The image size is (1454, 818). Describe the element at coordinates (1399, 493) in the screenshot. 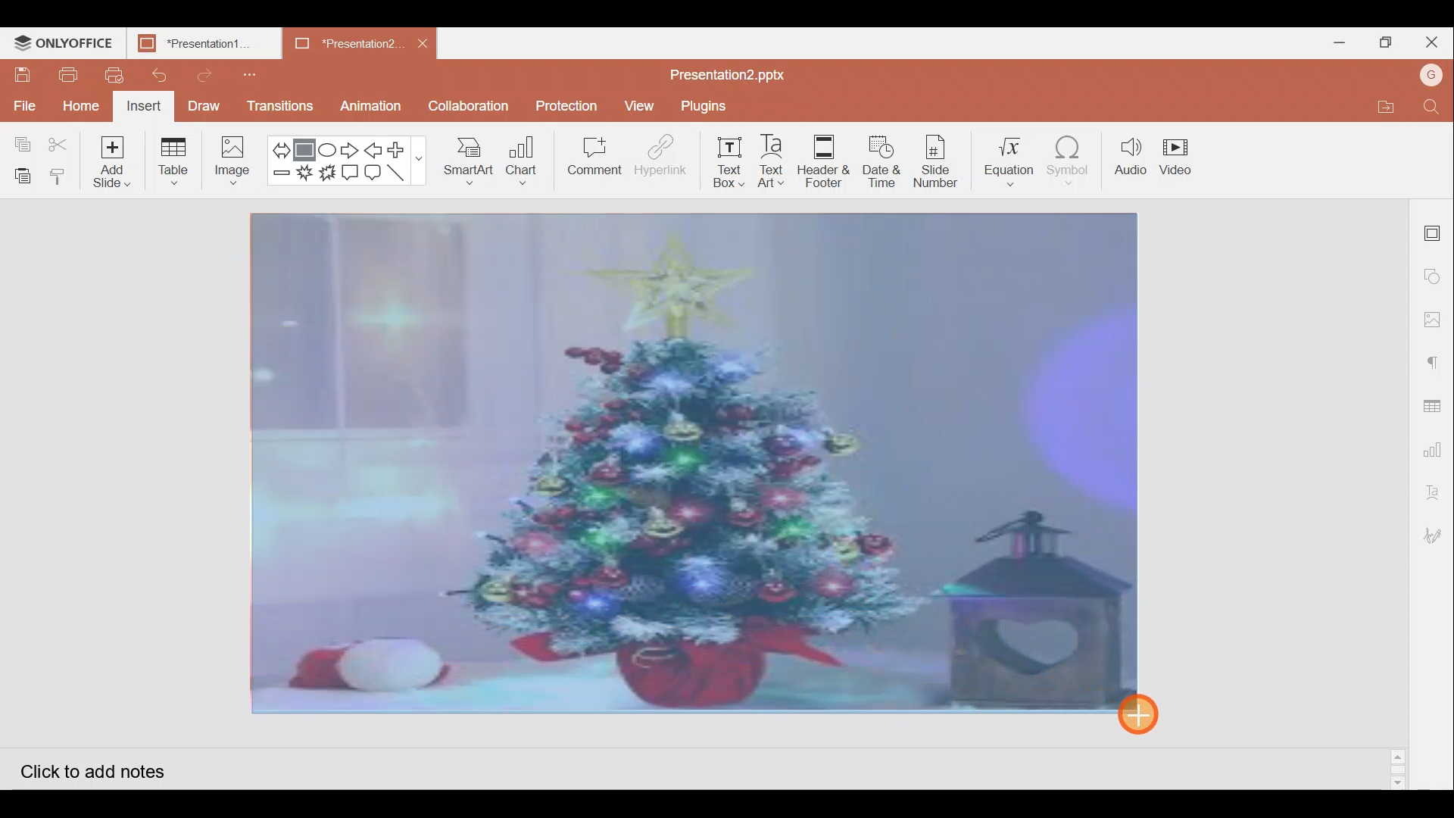

I see `Scroll bar` at that location.